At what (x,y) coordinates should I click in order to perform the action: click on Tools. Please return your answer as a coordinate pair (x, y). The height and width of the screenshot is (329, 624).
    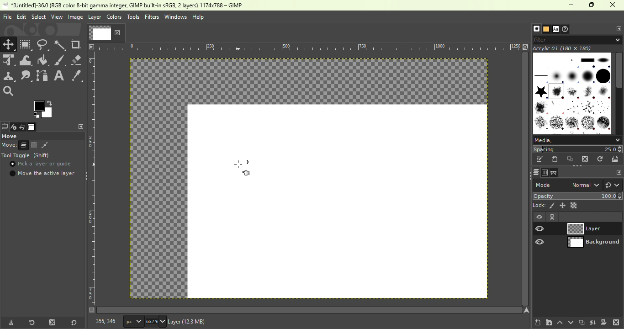
    Looking at the image, I should click on (133, 17).